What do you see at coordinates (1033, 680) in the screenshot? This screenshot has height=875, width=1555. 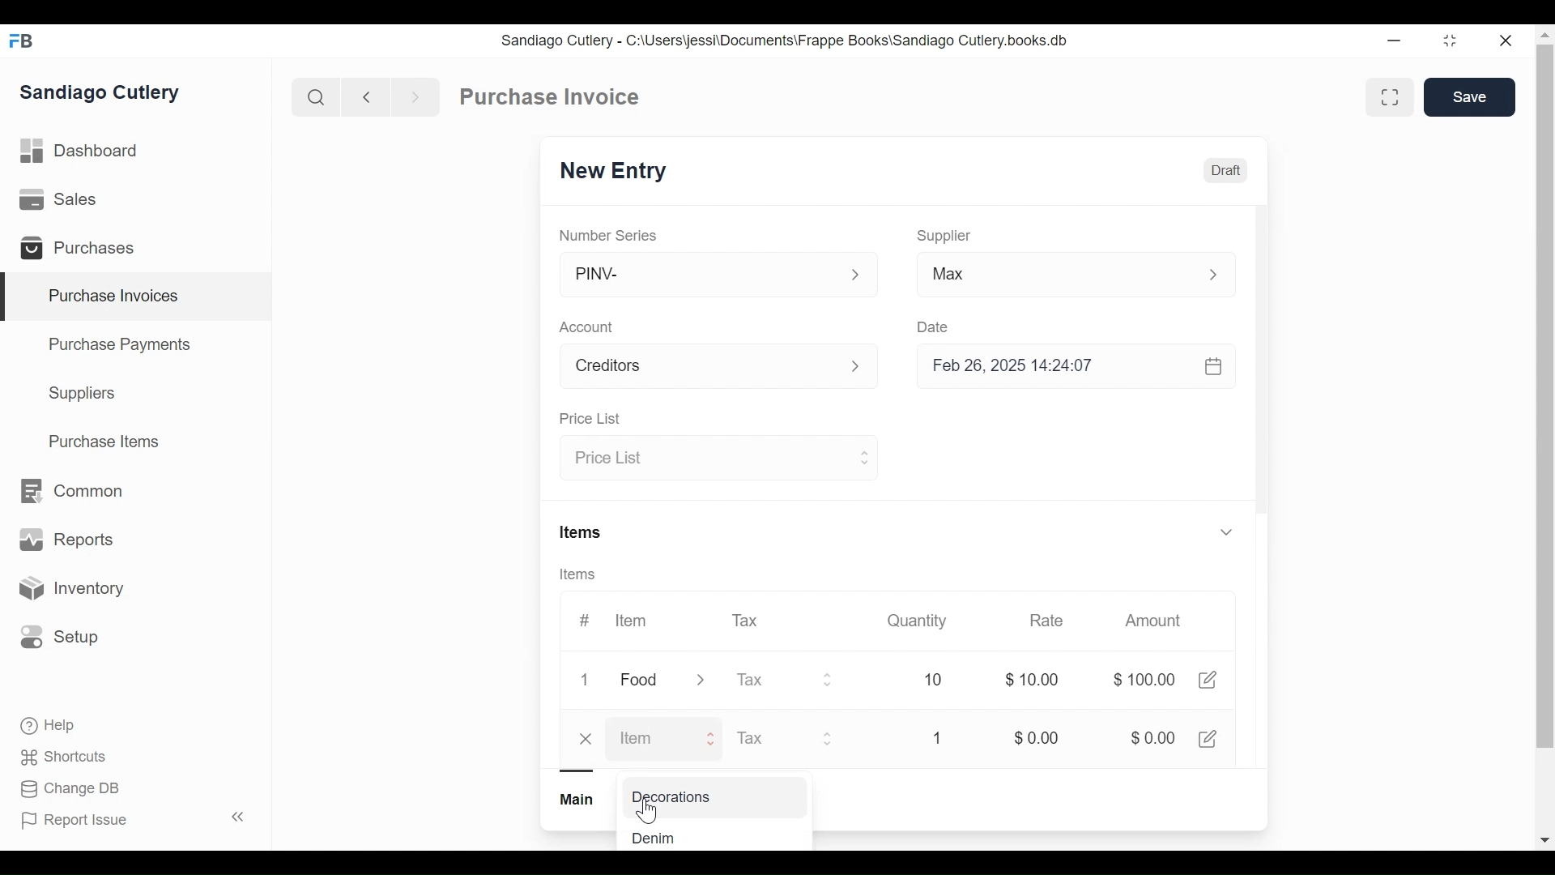 I see `$0.00` at bounding box center [1033, 680].